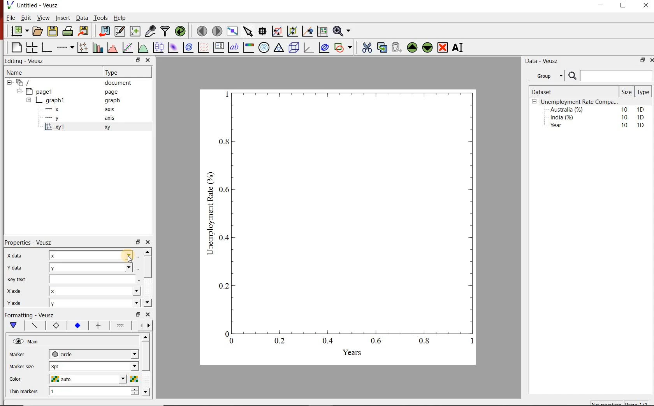 The height and width of the screenshot is (406, 654). I want to click on cut the widgets, so click(367, 47).